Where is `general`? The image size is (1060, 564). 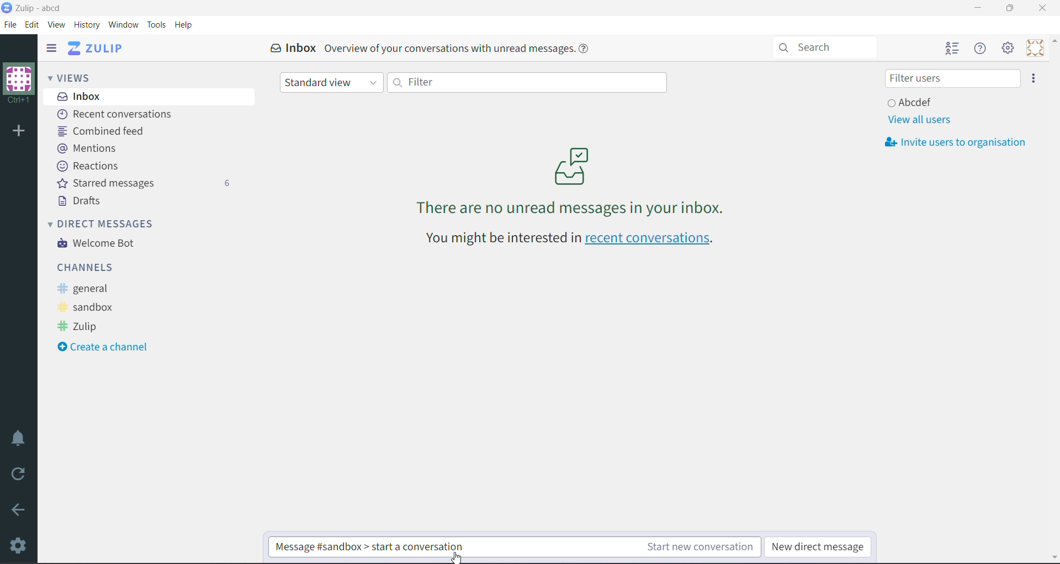 general is located at coordinates (87, 289).